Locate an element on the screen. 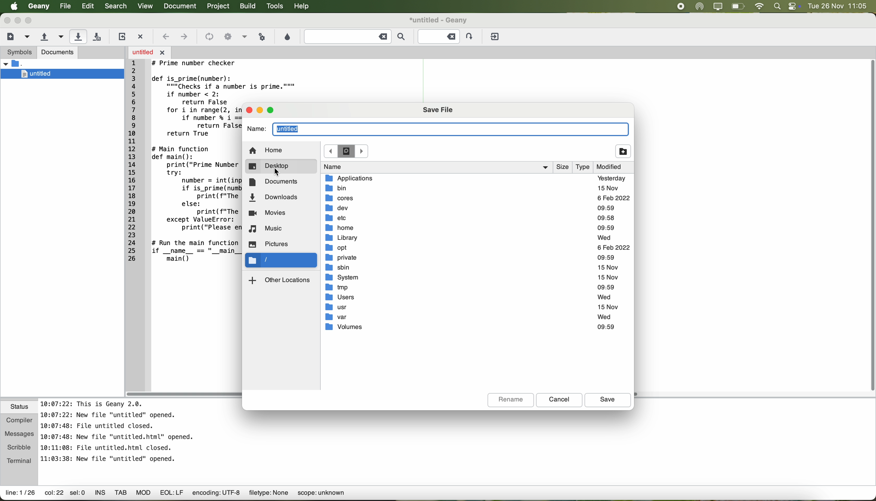 This screenshot has width=876, height=501. date and hour is located at coordinates (841, 6).